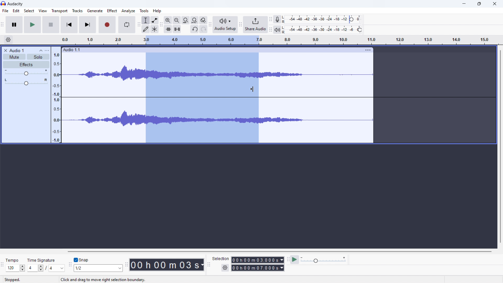 This screenshot has height=283, width=503. I want to click on toggle snap, so click(82, 260).